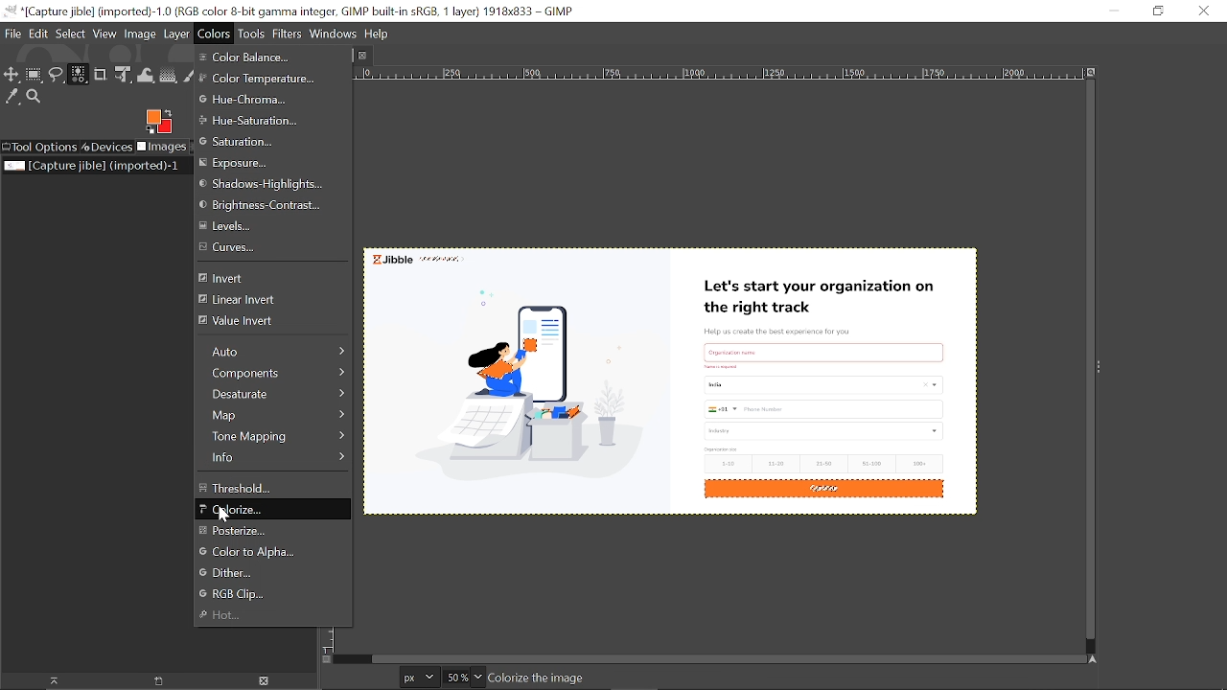  What do you see at coordinates (265, 278) in the screenshot?
I see `Invert` at bounding box center [265, 278].